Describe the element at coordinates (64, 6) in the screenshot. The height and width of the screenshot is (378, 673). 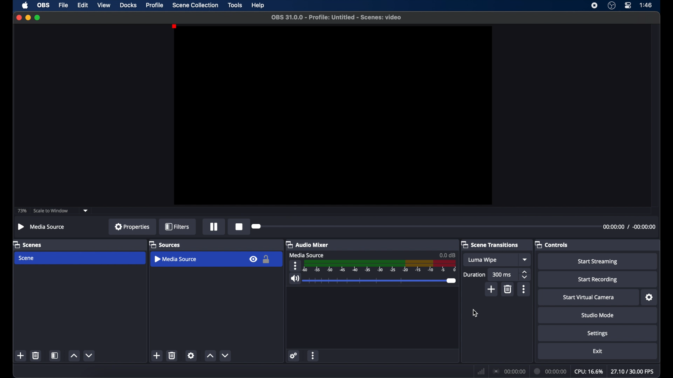
I see `file` at that location.